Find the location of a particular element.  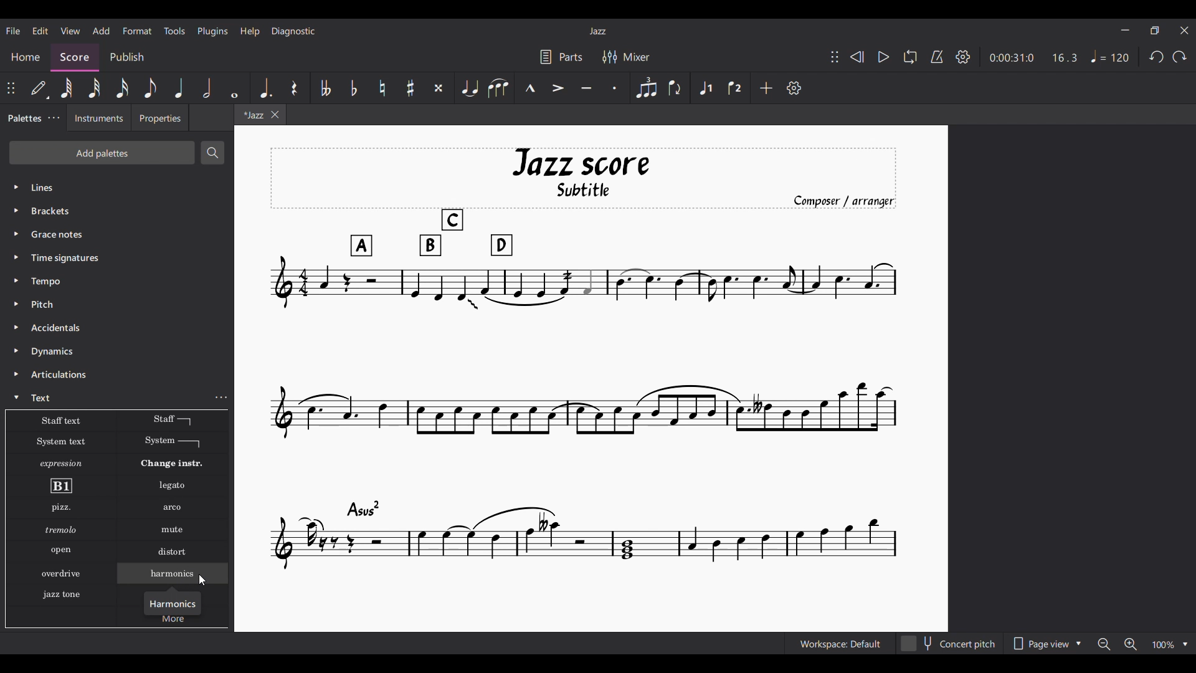

Tuplet is located at coordinates (646, 88).